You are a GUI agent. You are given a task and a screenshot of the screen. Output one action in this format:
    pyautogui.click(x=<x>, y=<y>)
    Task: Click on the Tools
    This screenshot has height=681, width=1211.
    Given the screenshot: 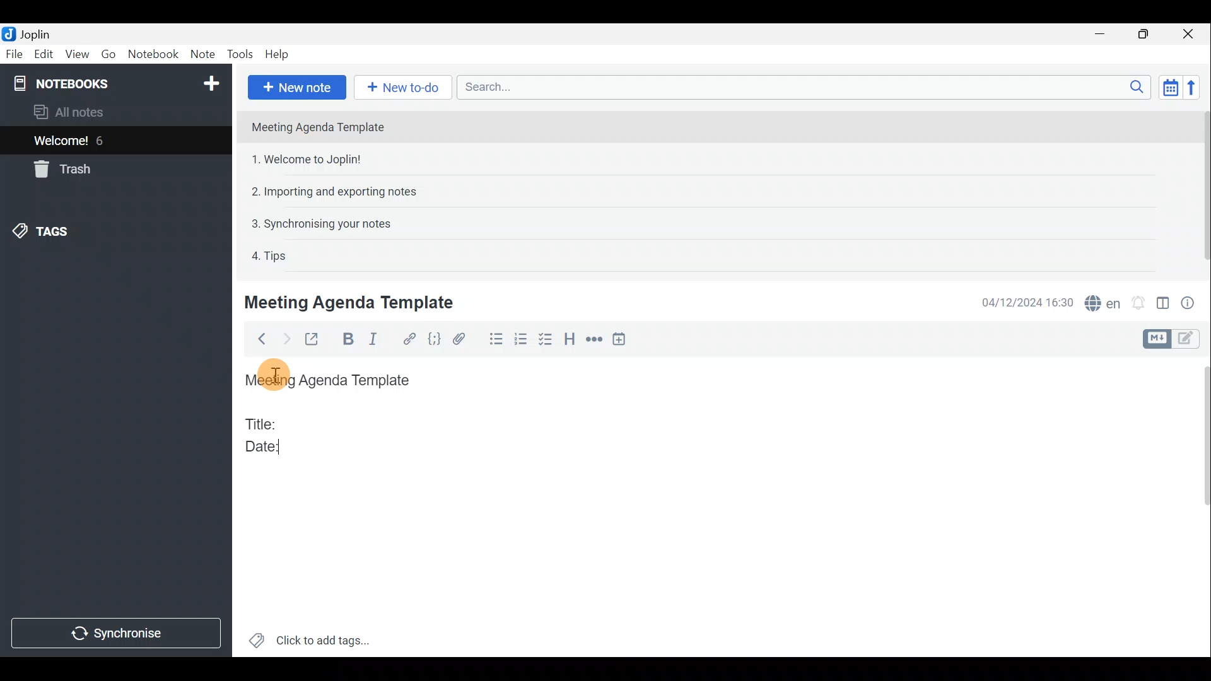 What is the action you would take?
    pyautogui.click(x=238, y=52)
    